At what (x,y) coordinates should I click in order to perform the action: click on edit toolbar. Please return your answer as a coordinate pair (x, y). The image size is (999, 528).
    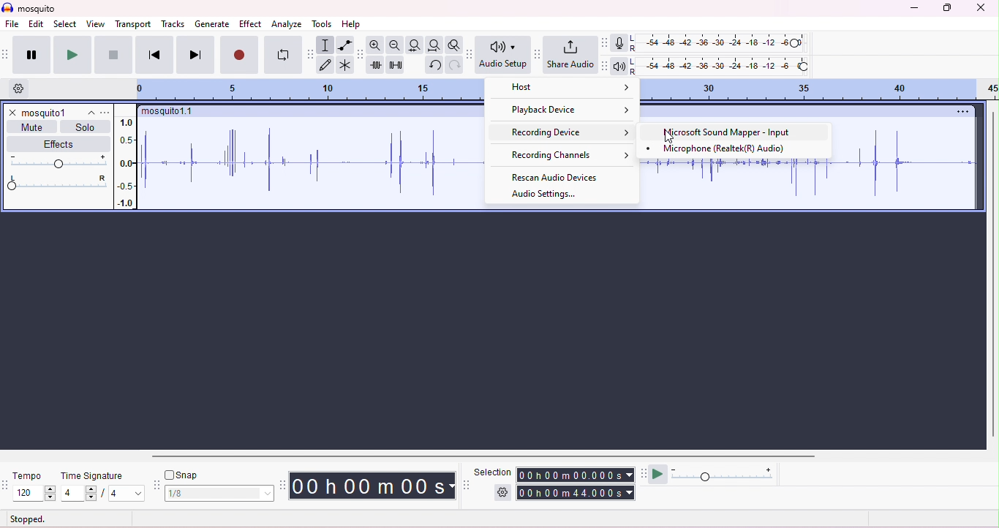
    Looking at the image, I should click on (361, 55).